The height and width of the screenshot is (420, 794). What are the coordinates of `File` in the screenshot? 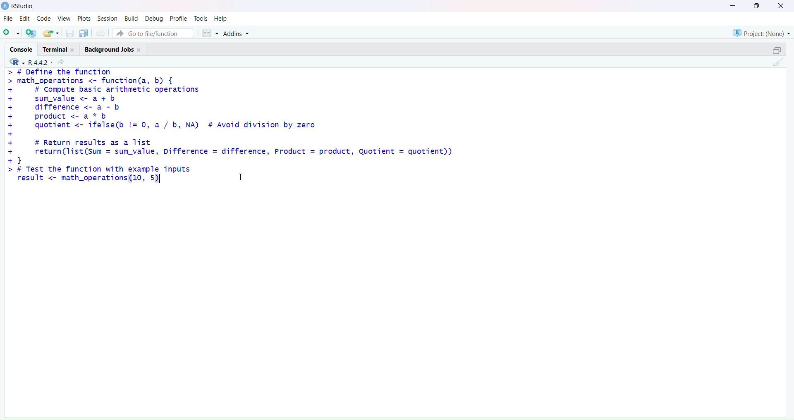 It's located at (7, 19).